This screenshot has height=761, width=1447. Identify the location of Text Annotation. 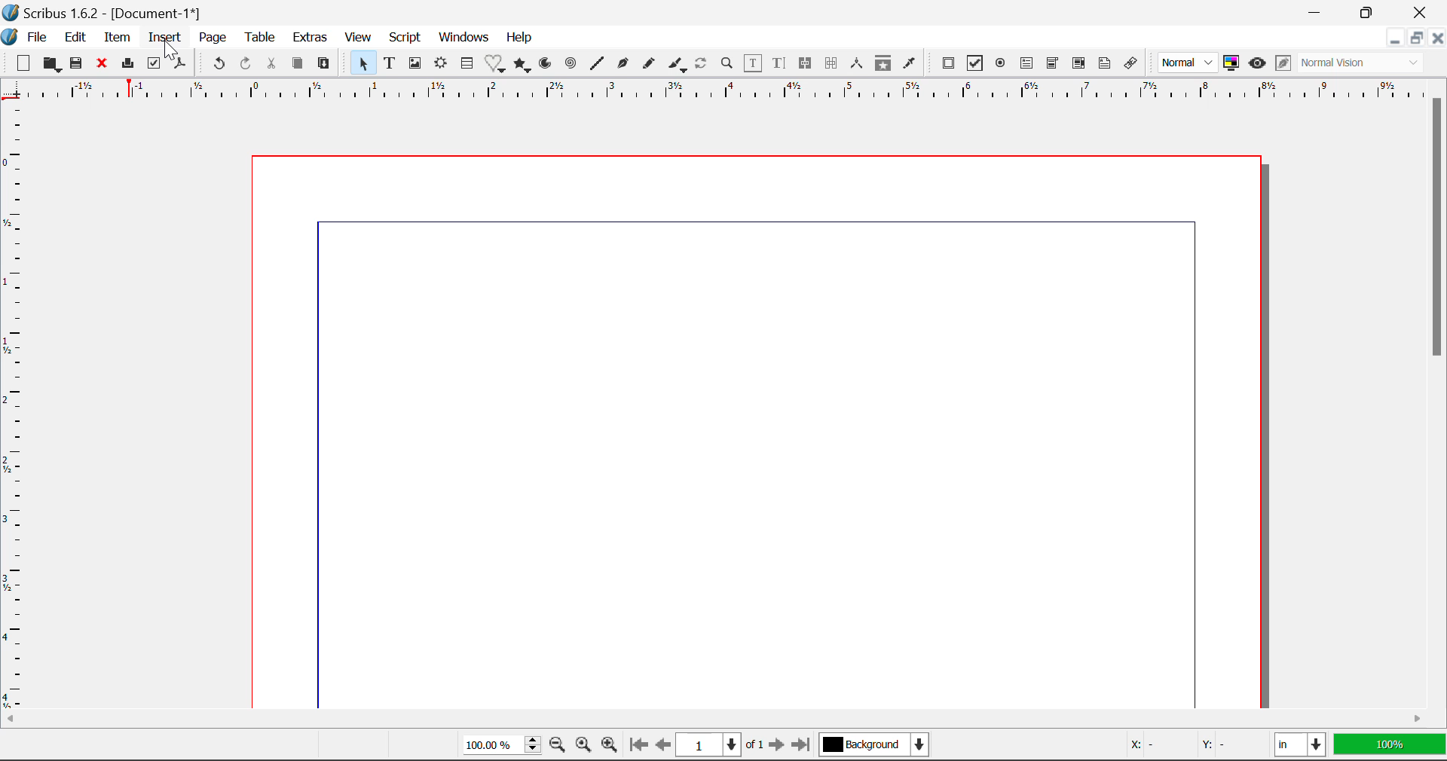
(1103, 64).